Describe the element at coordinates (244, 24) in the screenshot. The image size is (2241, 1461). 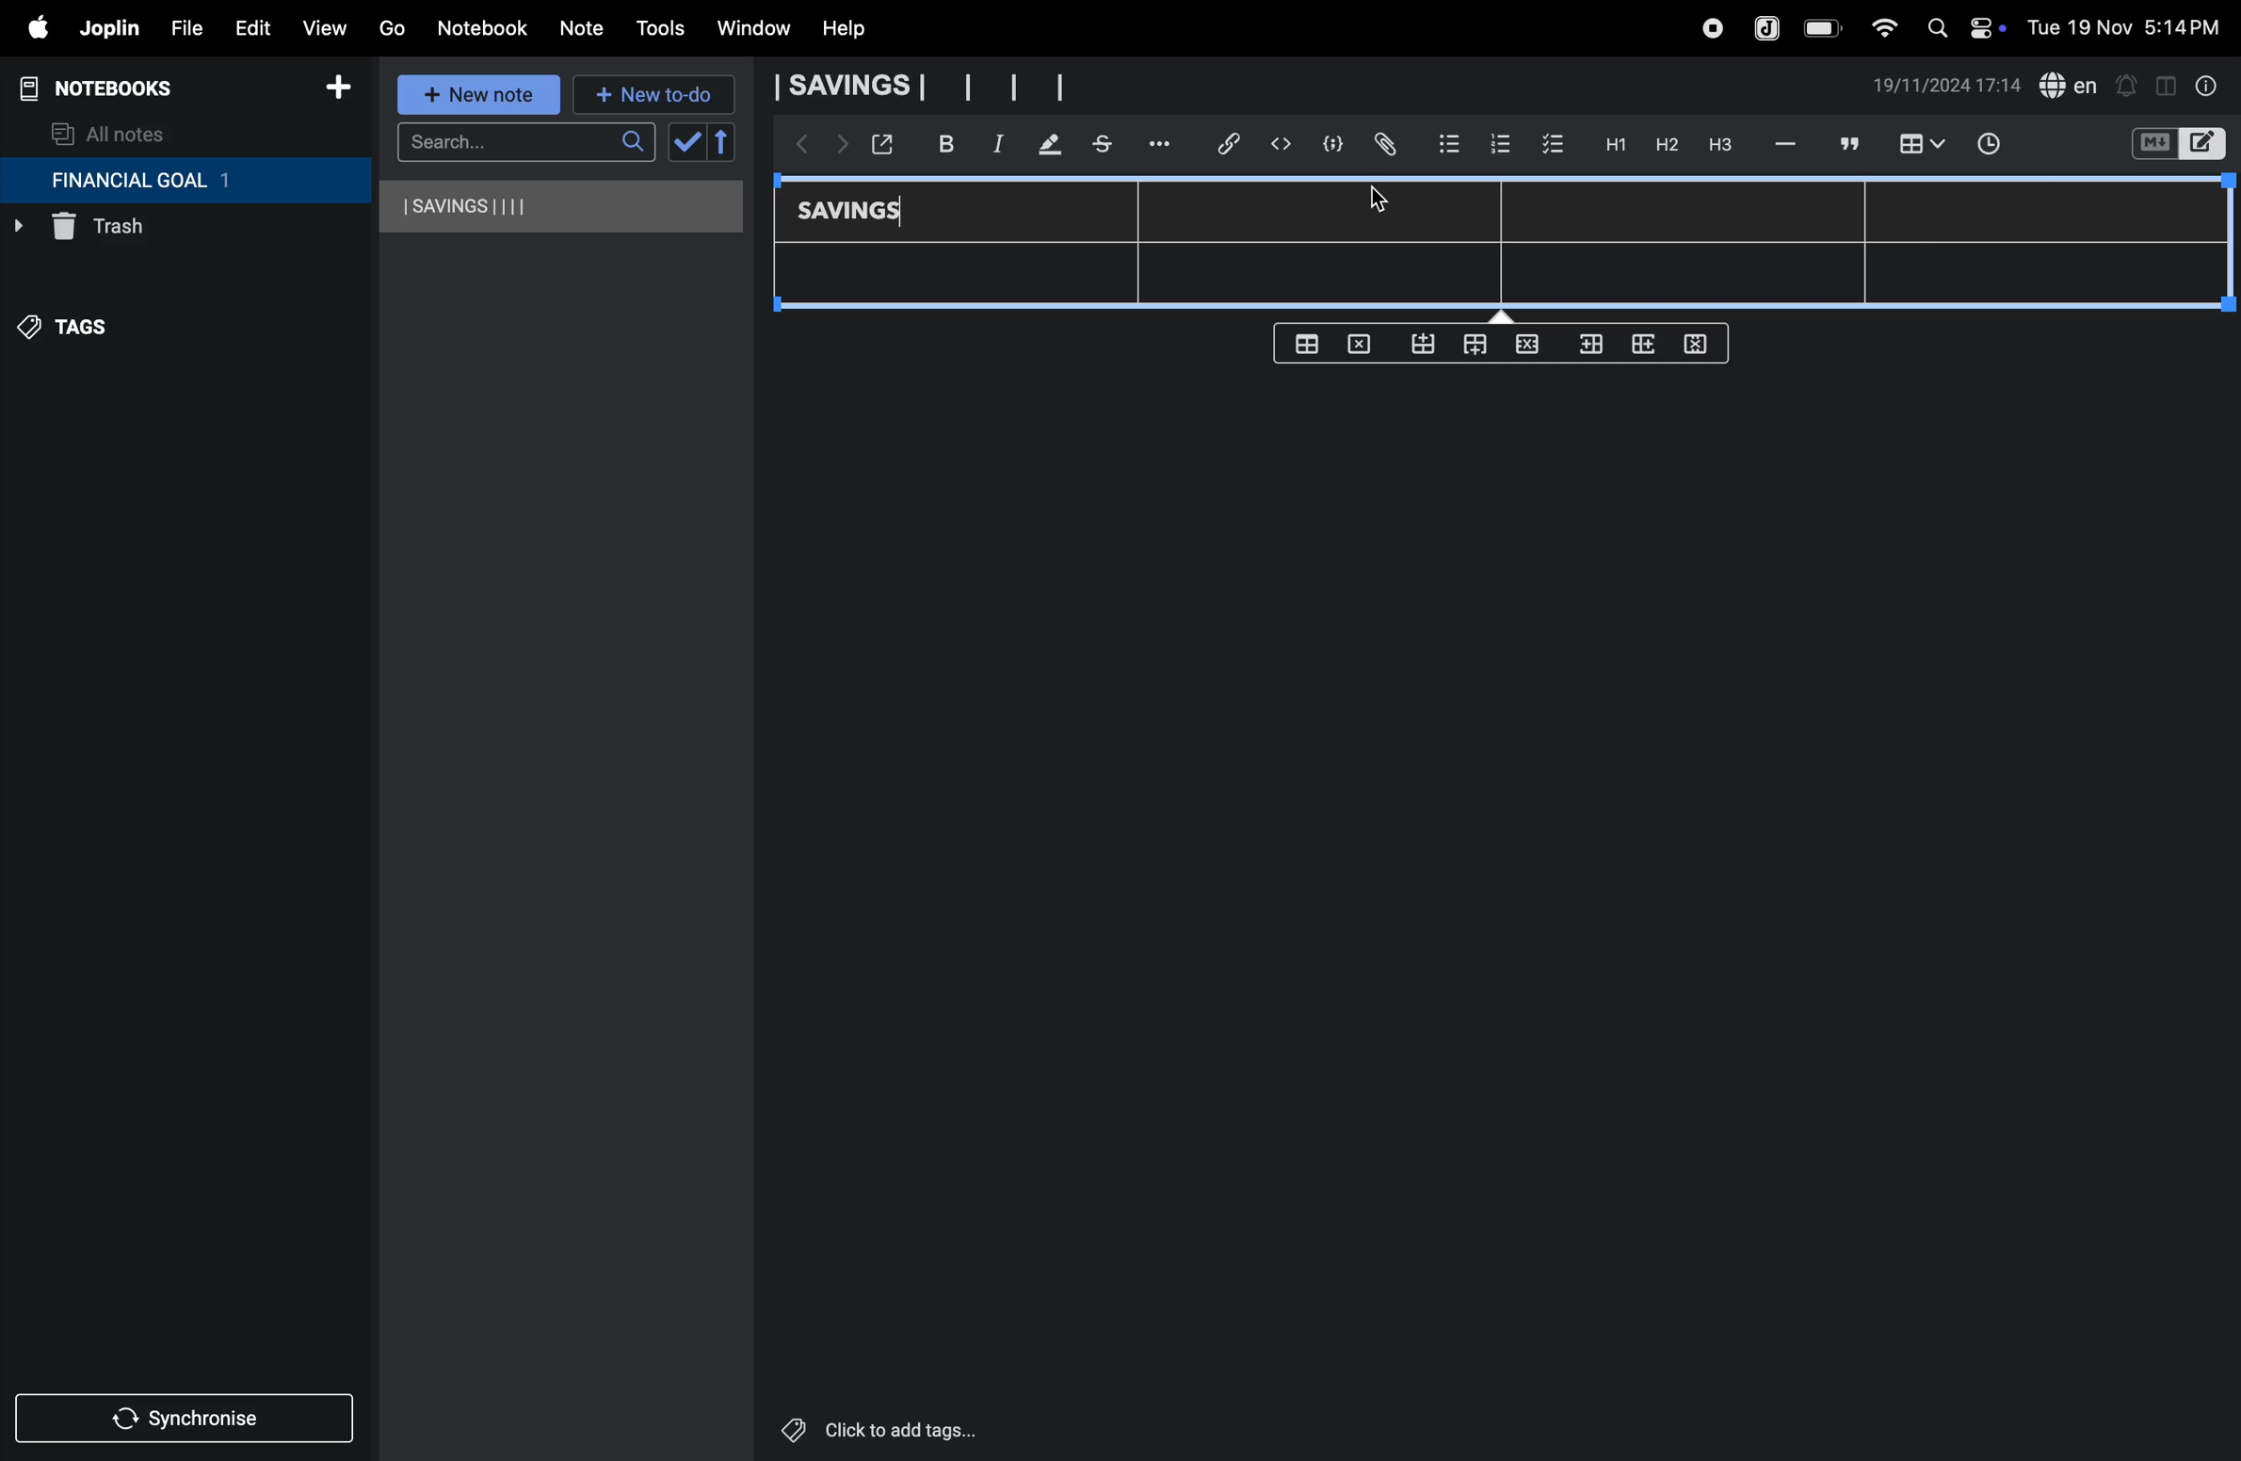
I see `edit` at that location.